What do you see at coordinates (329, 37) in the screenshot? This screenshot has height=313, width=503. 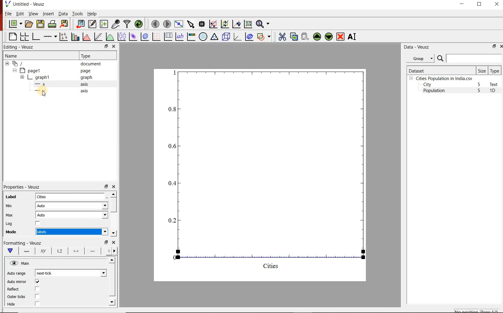 I see `move the selected widget down` at bounding box center [329, 37].